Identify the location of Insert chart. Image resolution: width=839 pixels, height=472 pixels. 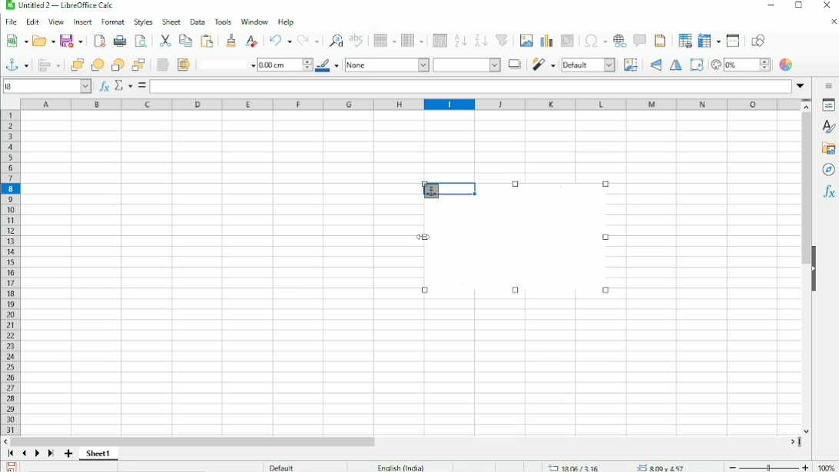
(546, 40).